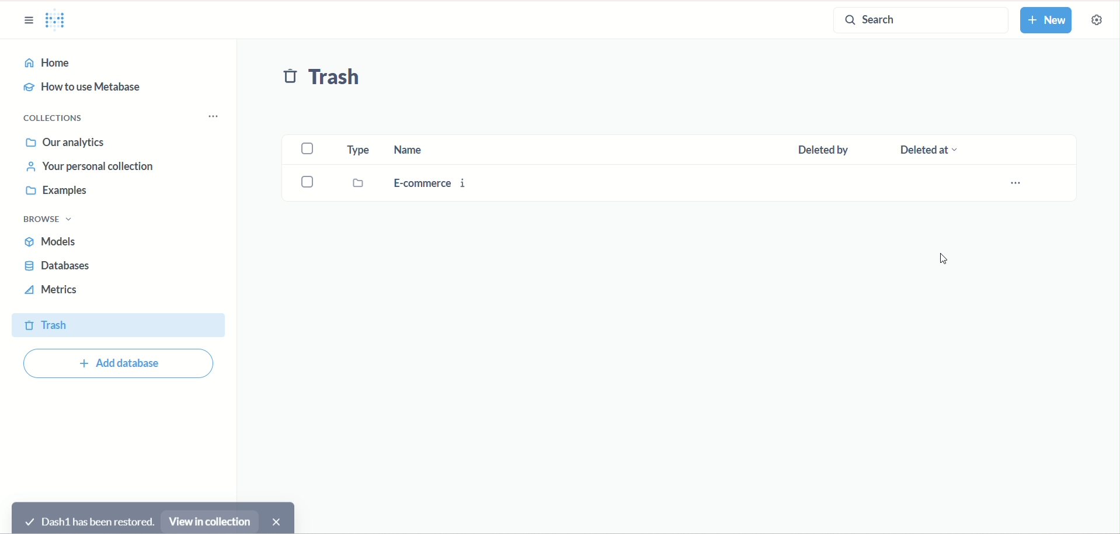 This screenshot has width=1120, height=534. I want to click on deleted by, so click(830, 149).